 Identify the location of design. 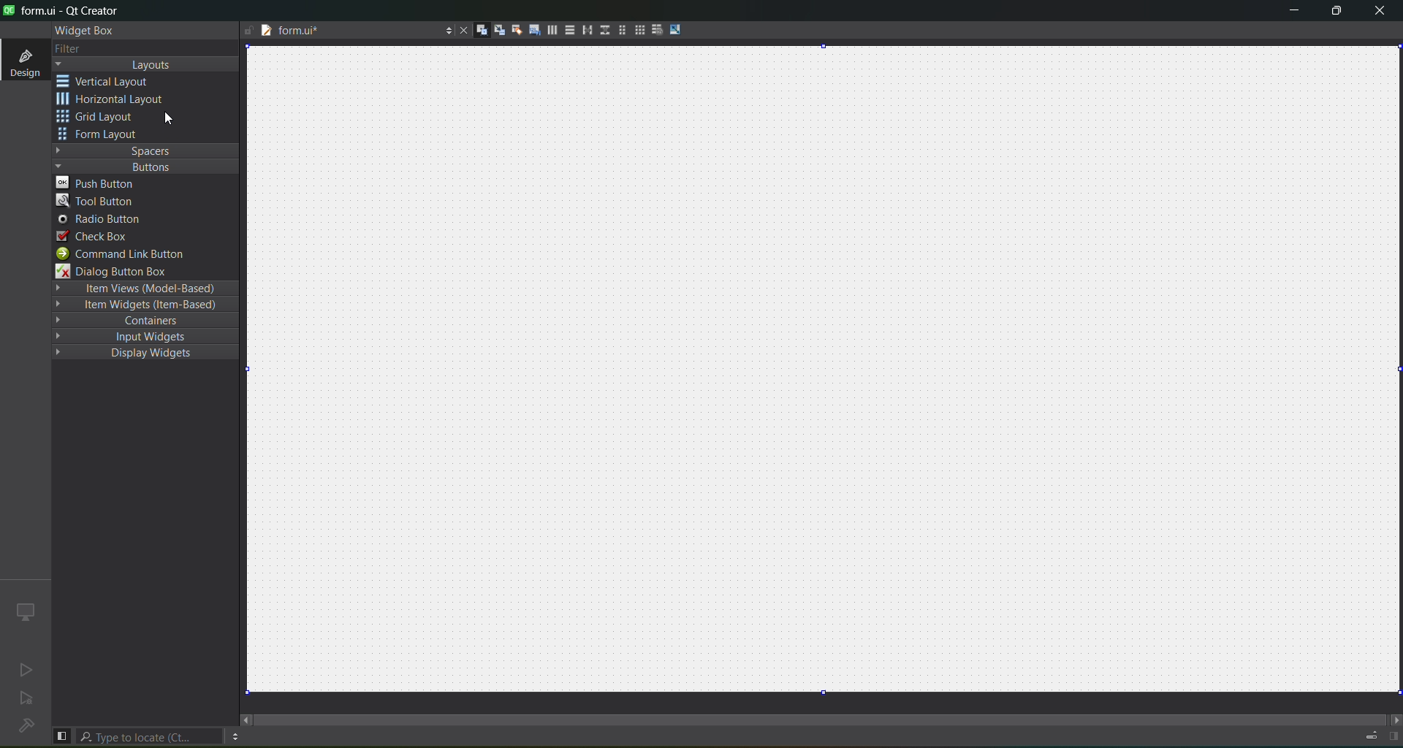
(23, 61).